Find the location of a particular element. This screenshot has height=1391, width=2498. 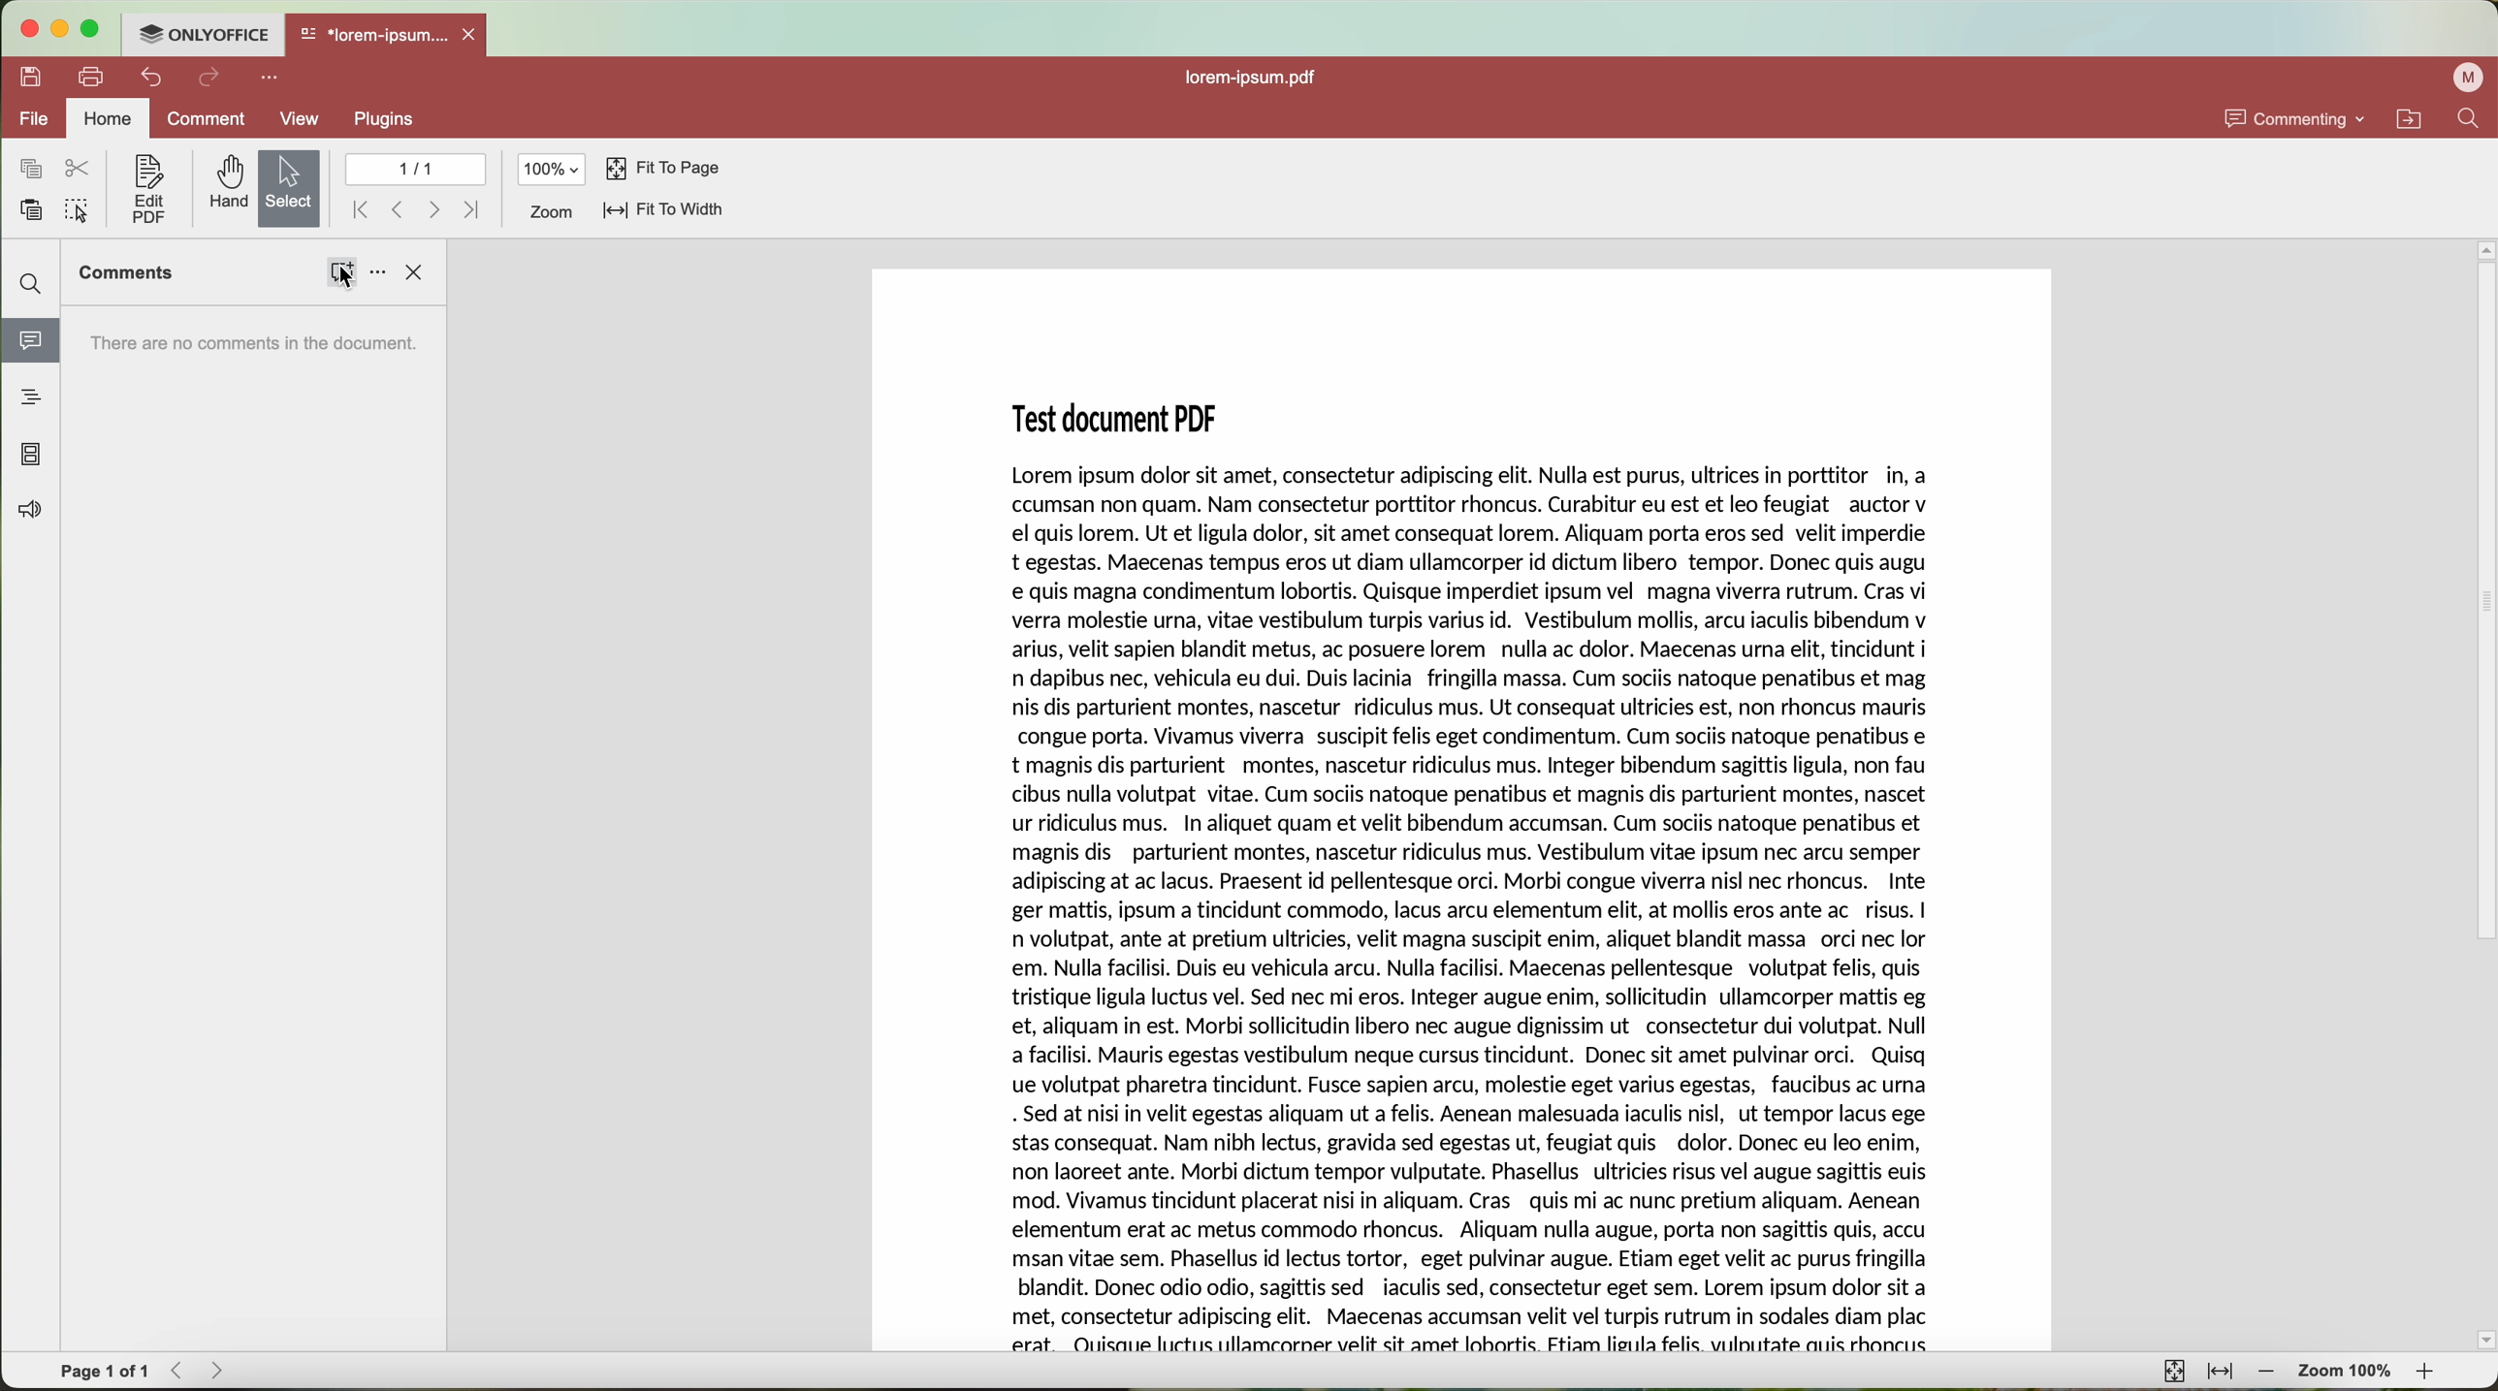

selected is located at coordinates (291, 188).